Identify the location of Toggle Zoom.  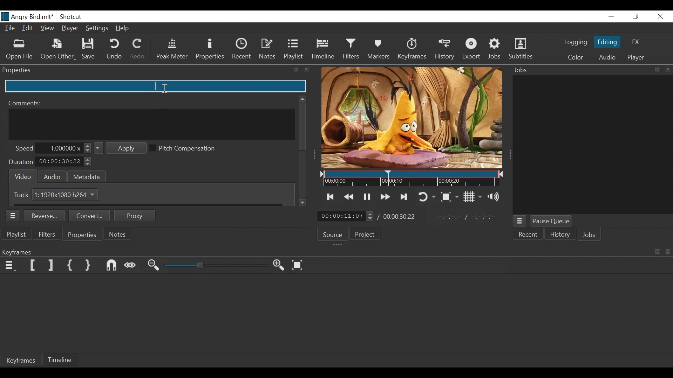
(451, 196).